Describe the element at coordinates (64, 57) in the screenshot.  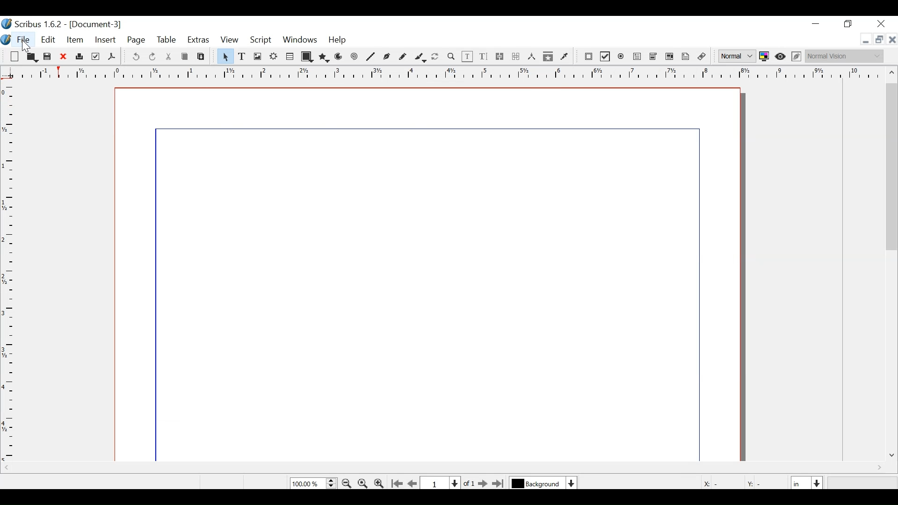
I see `Close` at that location.